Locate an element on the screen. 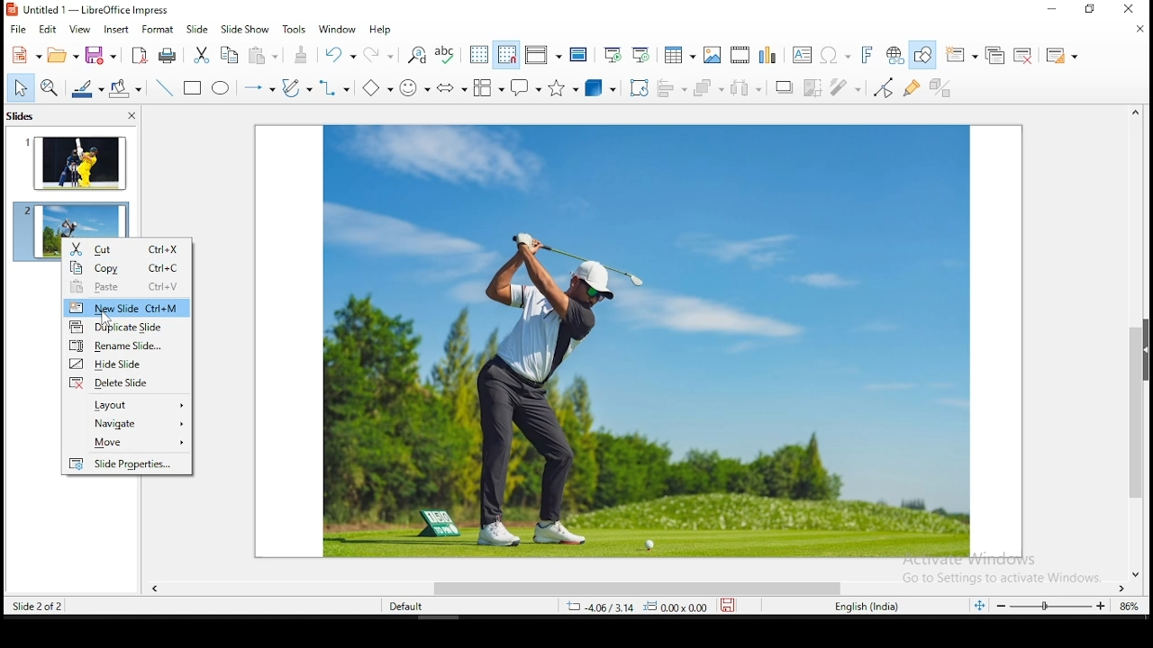 The width and height of the screenshot is (1153, 648). New slide is located at coordinates (127, 306).